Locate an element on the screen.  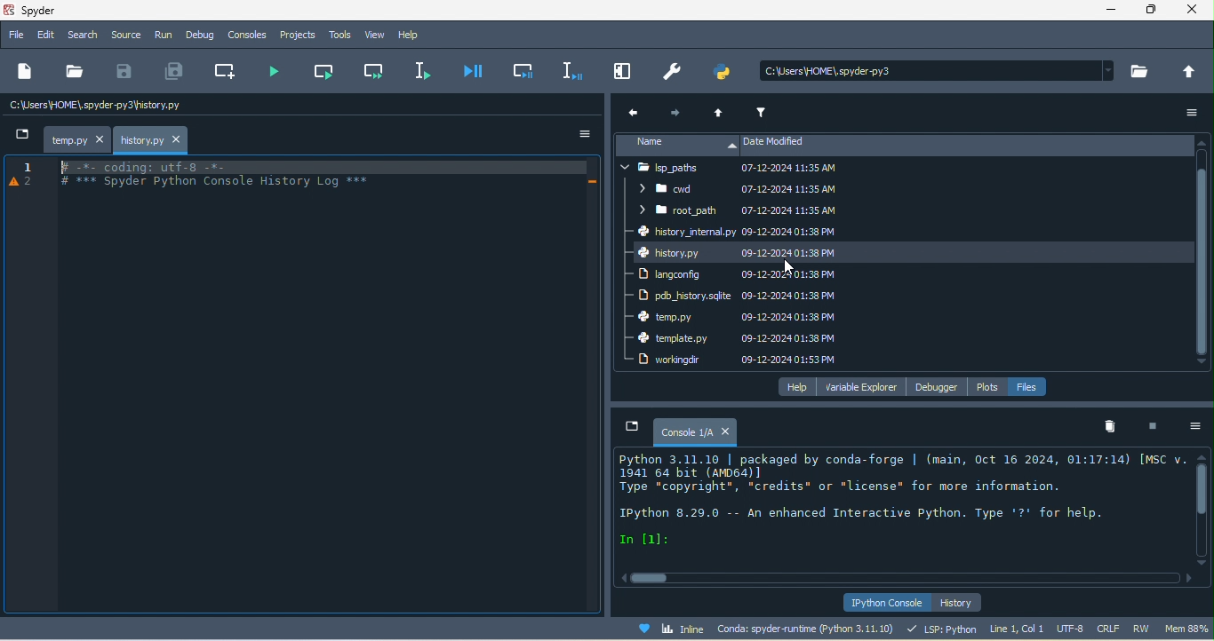
option is located at coordinates (583, 135).